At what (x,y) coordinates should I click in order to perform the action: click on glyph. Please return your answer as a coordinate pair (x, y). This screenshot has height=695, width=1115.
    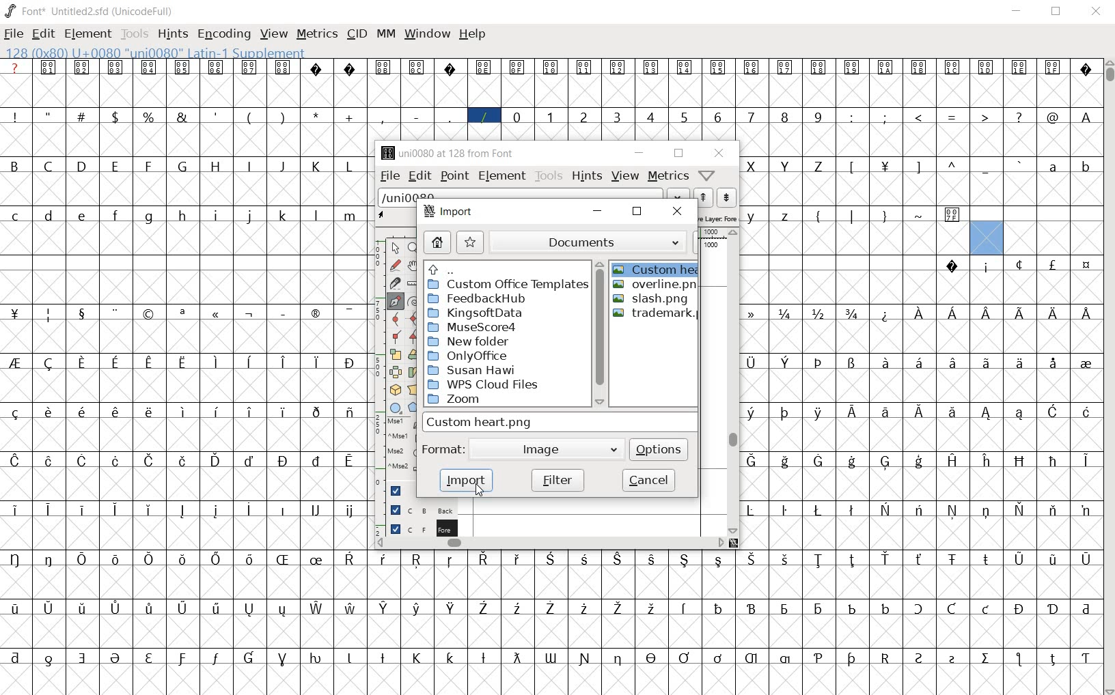
    Looking at the image, I should click on (83, 315).